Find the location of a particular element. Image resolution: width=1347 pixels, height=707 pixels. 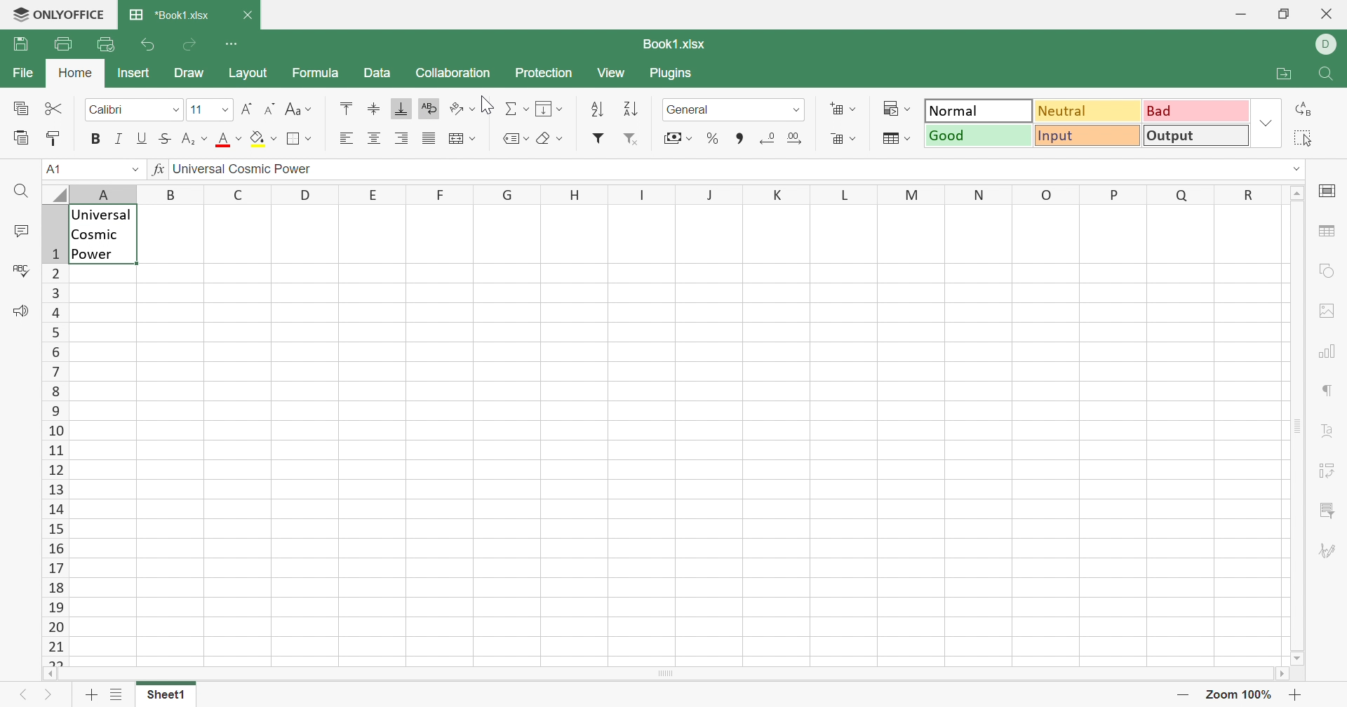

Paragraph settings is located at coordinates (1329, 393).